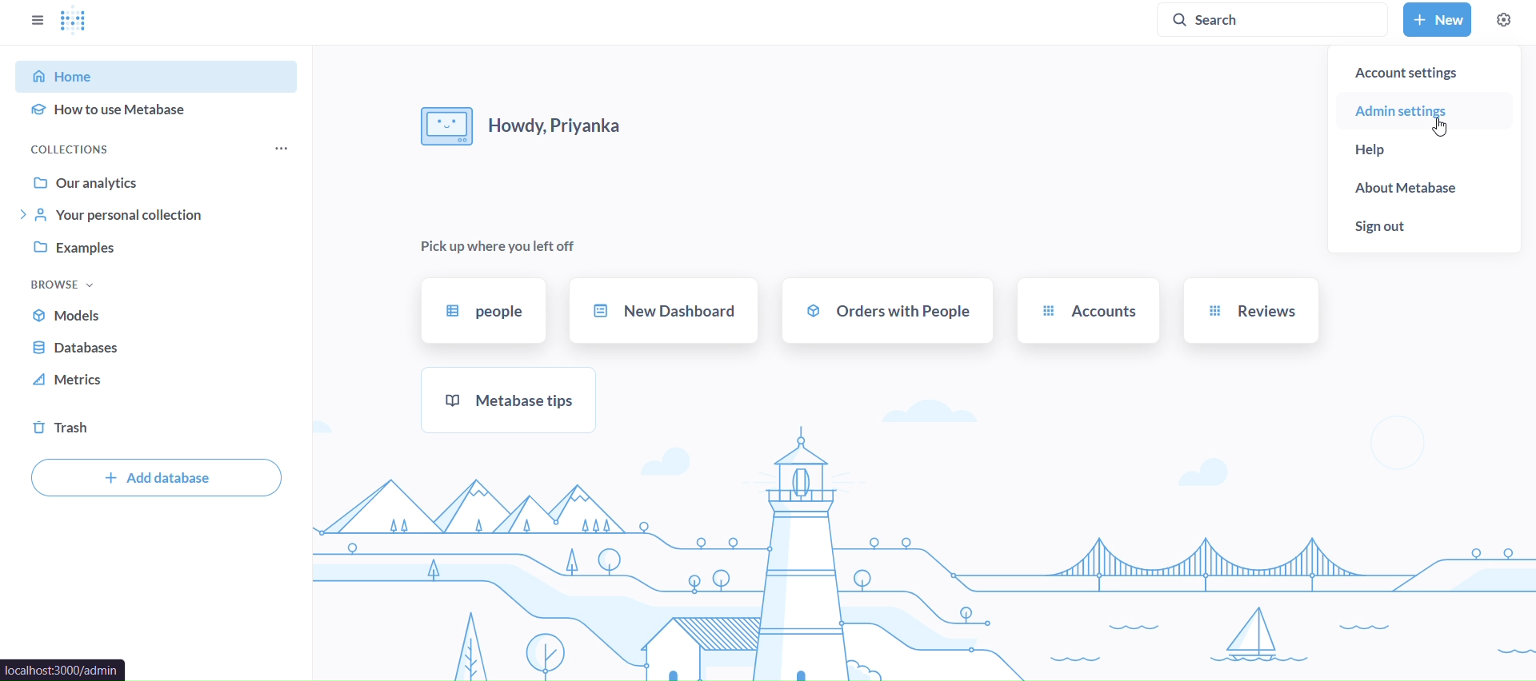 The image size is (1536, 681). Describe the element at coordinates (888, 310) in the screenshot. I see `orders with people` at that location.